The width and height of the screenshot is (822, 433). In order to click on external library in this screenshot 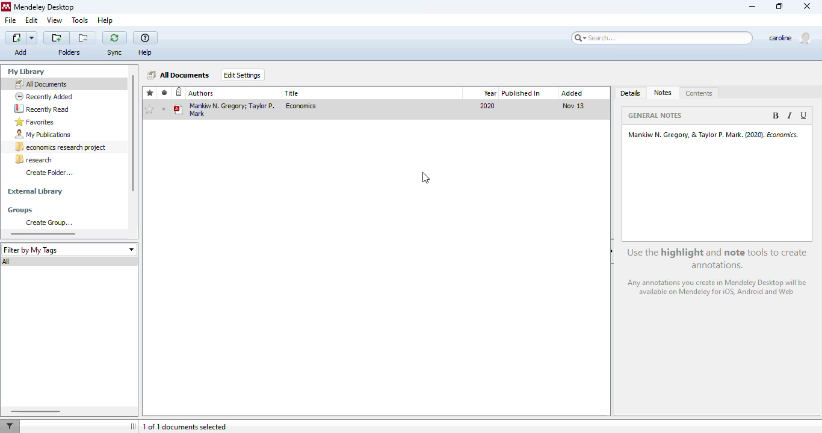, I will do `click(35, 192)`.